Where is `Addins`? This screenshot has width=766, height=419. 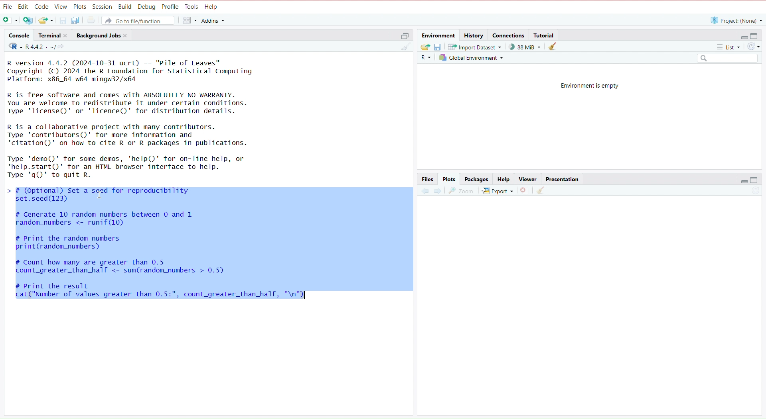 Addins is located at coordinates (213, 21).